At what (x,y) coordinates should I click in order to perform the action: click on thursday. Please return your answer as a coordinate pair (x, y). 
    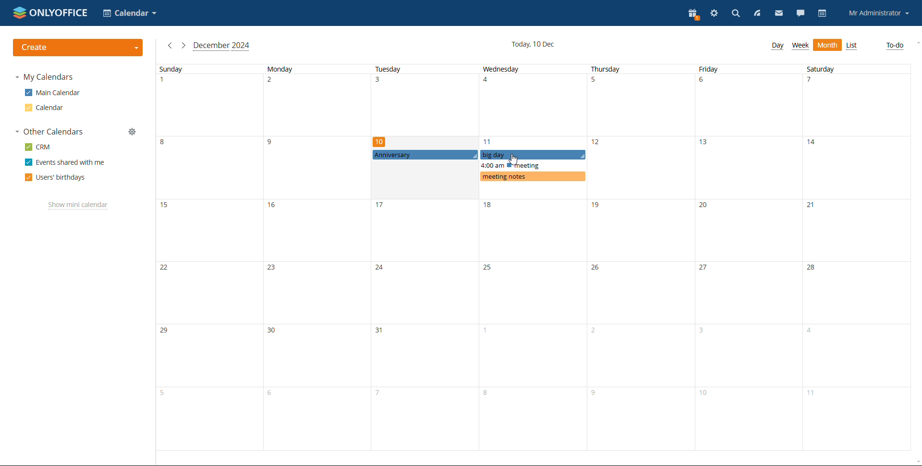
    Looking at the image, I should click on (641, 258).